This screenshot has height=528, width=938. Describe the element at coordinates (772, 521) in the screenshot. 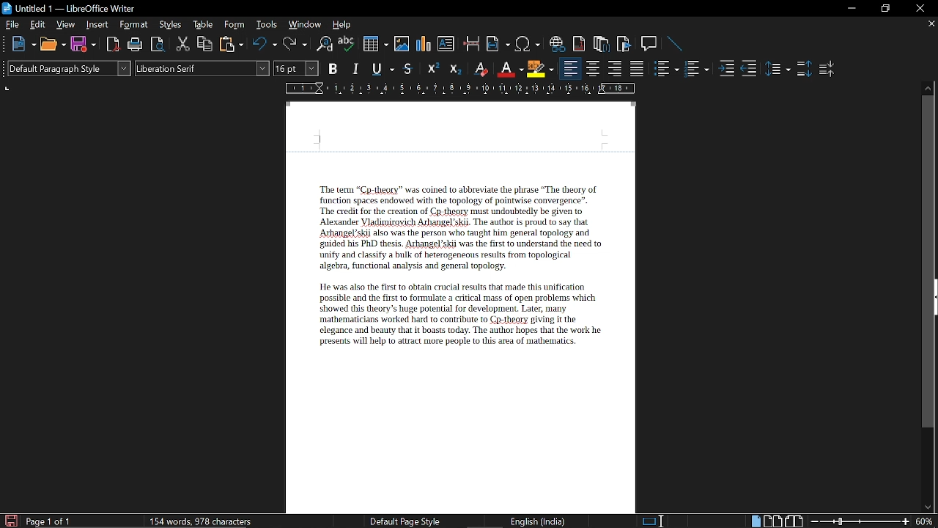

I see `Multiple page view` at that location.